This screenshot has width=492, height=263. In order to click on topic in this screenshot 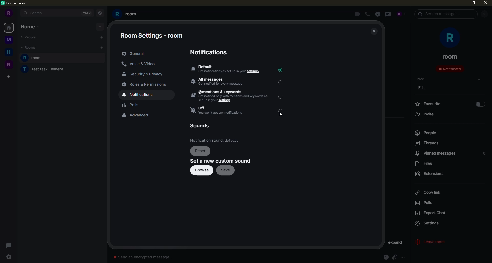, I will do `click(421, 79)`.